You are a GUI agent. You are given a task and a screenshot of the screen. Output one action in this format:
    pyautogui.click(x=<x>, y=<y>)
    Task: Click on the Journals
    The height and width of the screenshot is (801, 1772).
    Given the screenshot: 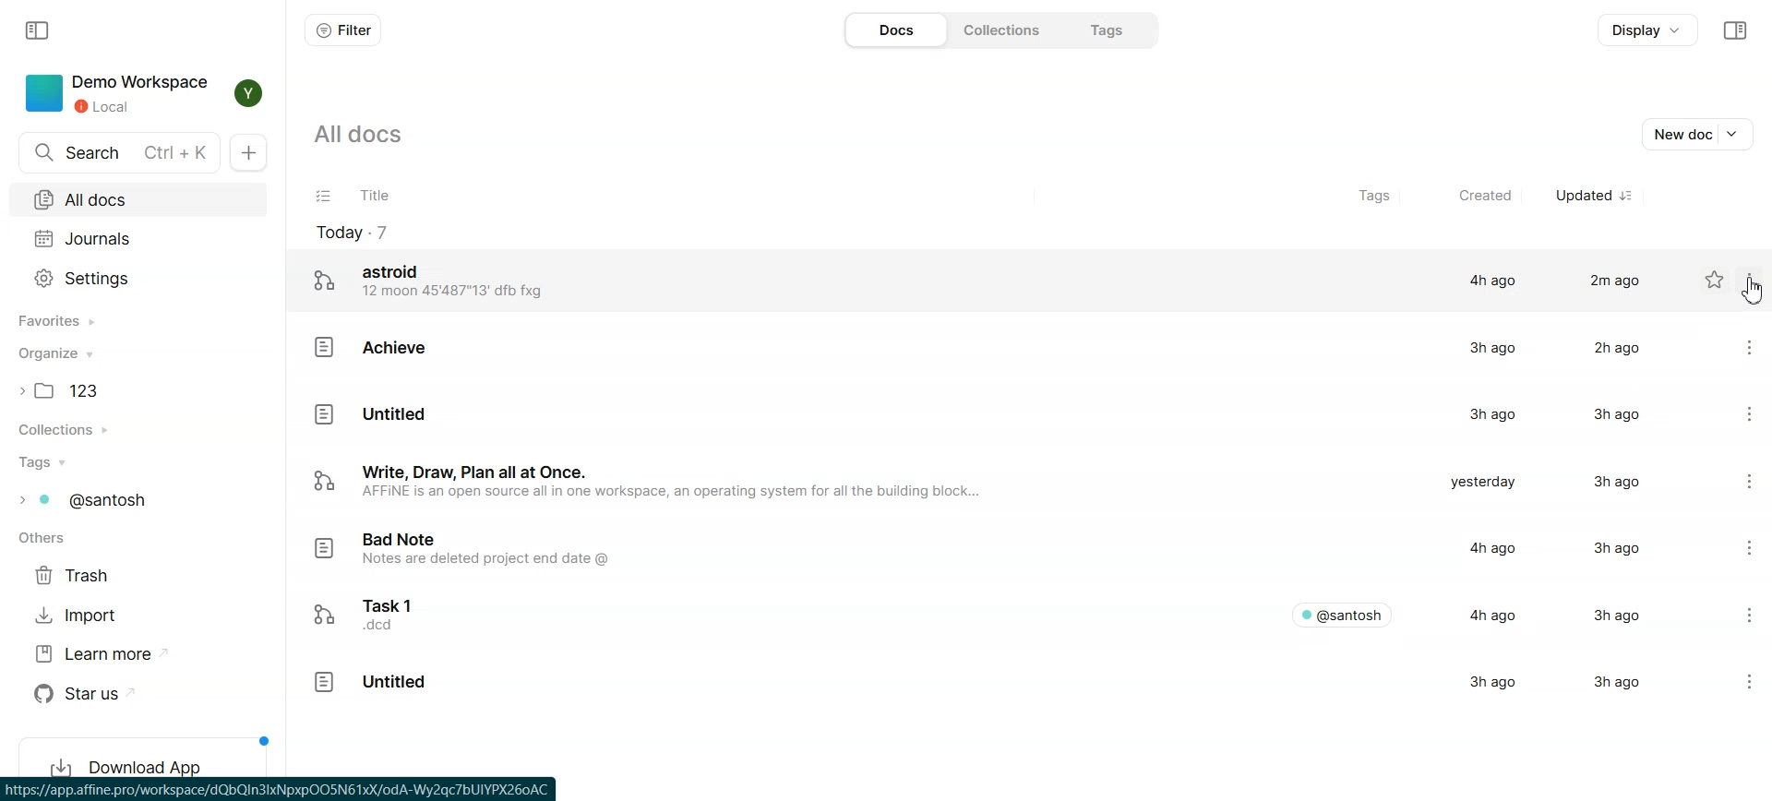 What is the action you would take?
    pyautogui.click(x=140, y=239)
    